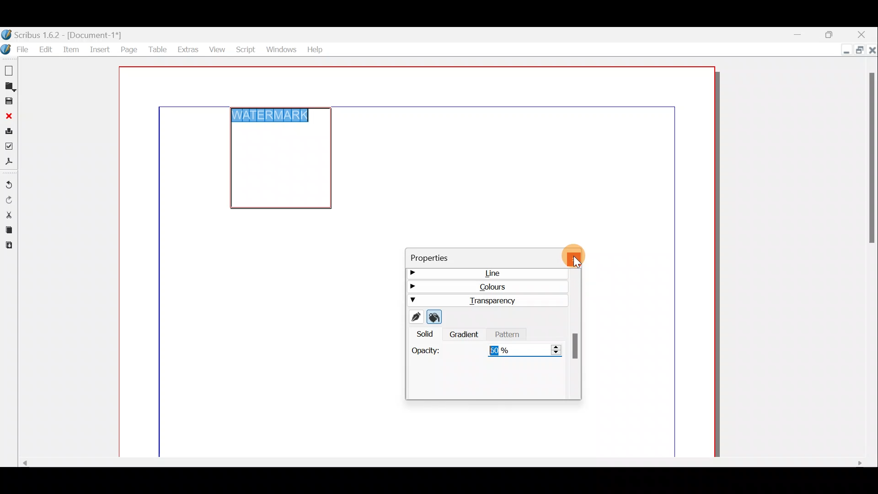 The image size is (878, 494). I want to click on Preflight verifier, so click(9, 149).